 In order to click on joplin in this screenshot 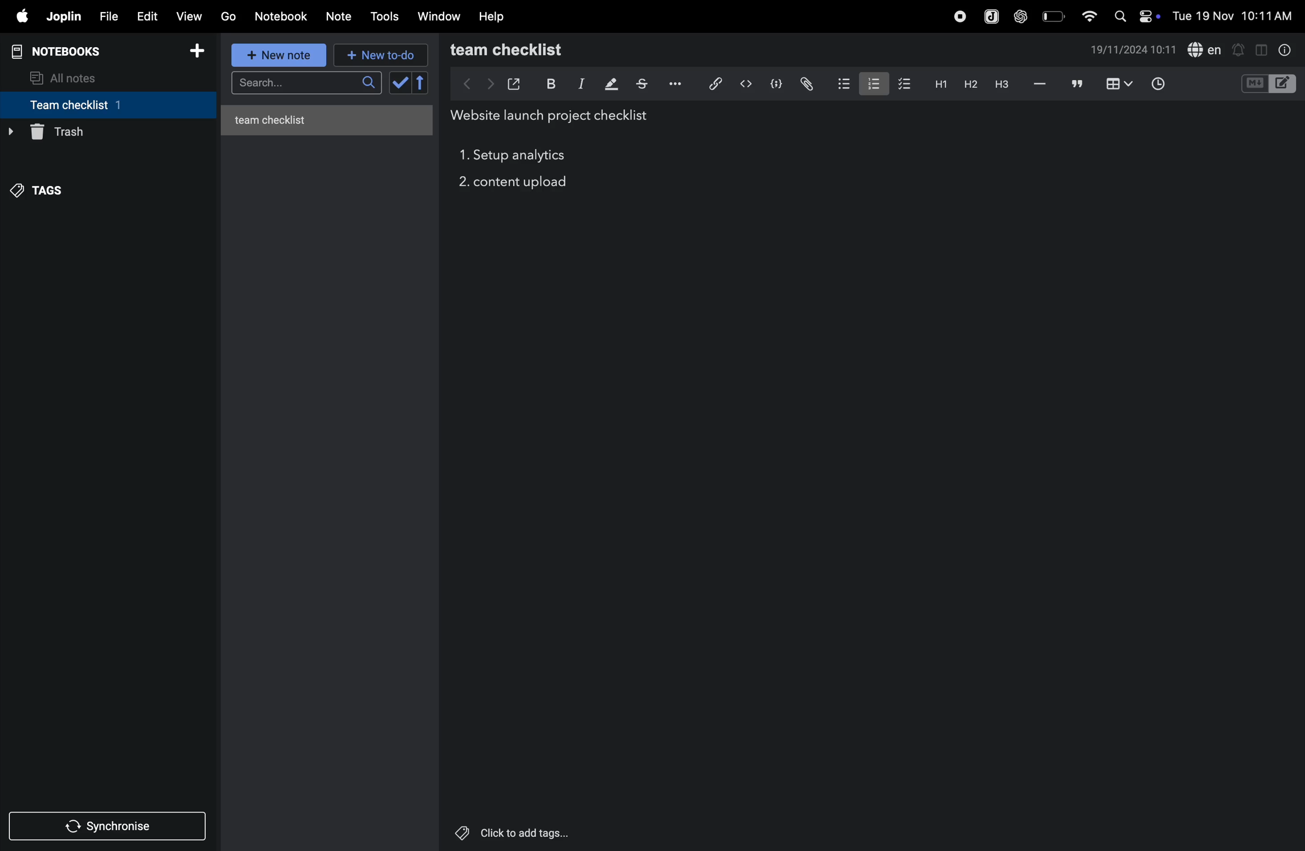, I will do `click(65, 17)`.